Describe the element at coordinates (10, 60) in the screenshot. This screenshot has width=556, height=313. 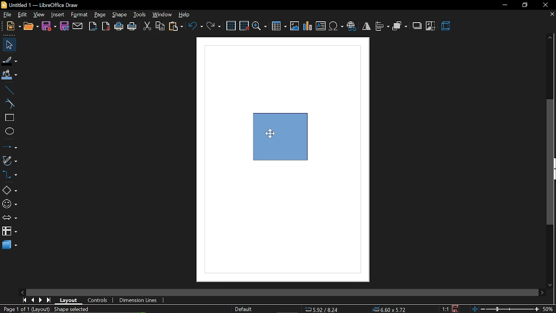
I see `fill line` at that location.